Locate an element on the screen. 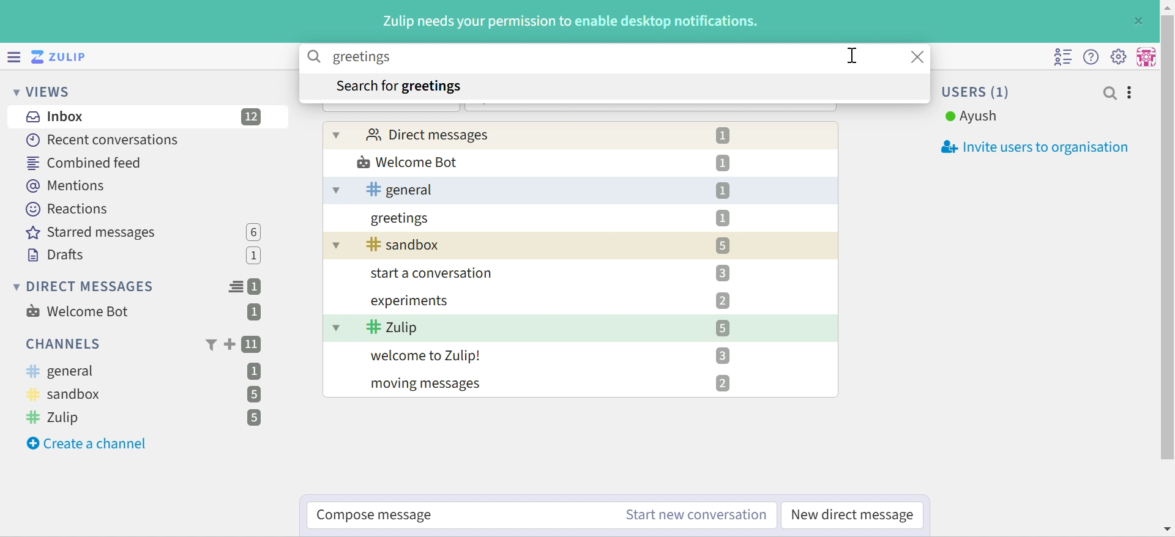 This screenshot has width=1175, height=537. 1 is located at coordinates (256, 257).